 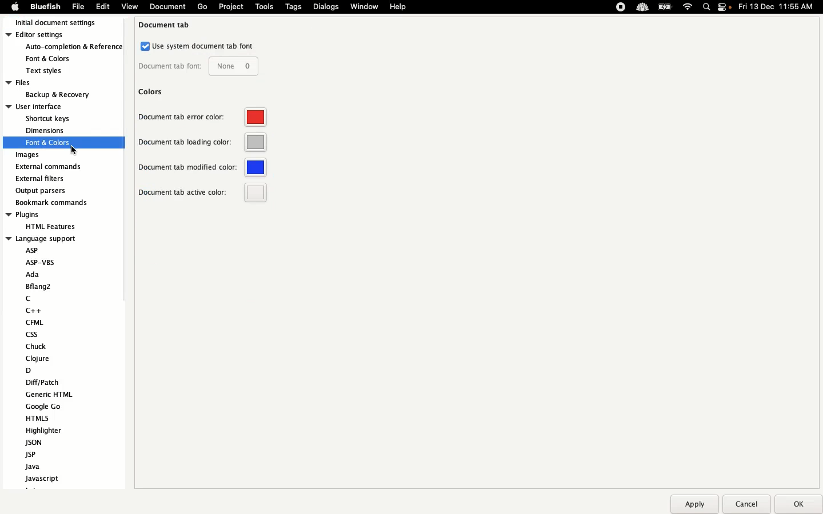 What do you see at coordinates (15, 6) in the screenshot?
I see `Apple logo` at bounding box center [15, 6].